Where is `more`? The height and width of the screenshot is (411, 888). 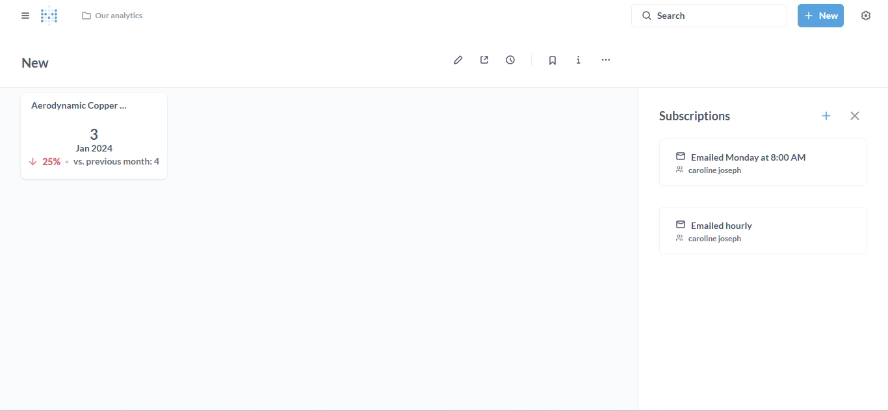
more is located at coordinates (605, 60).